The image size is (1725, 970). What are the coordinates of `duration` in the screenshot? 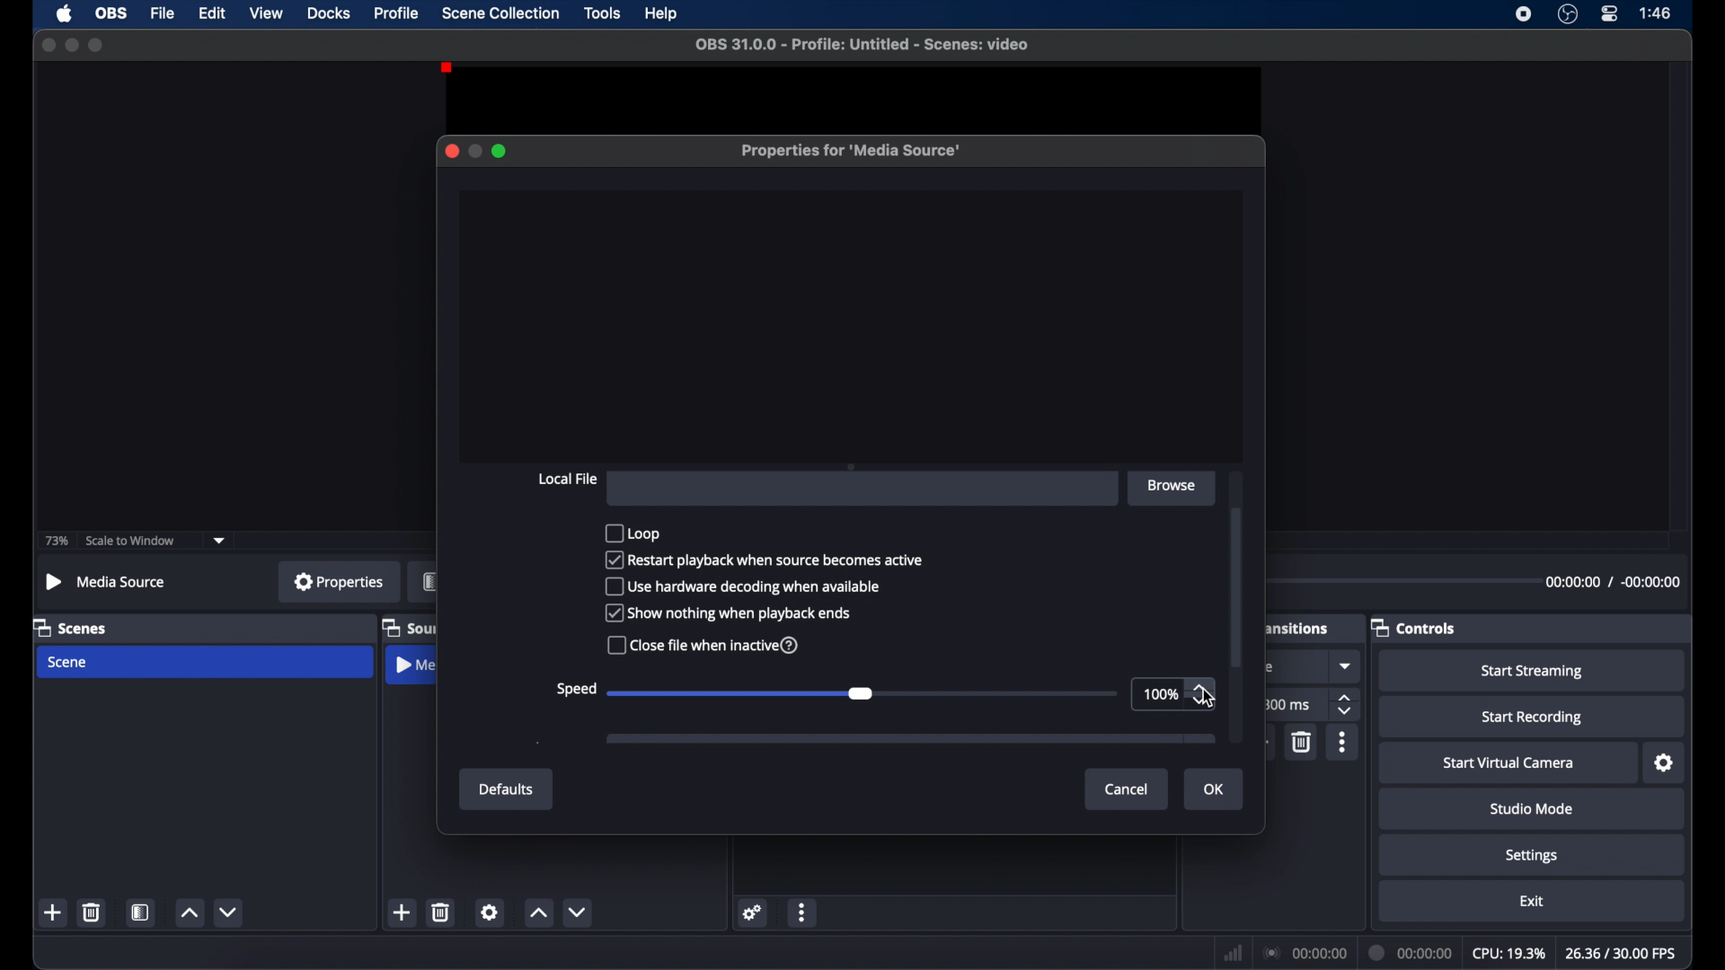 It's located at (1412, 954).